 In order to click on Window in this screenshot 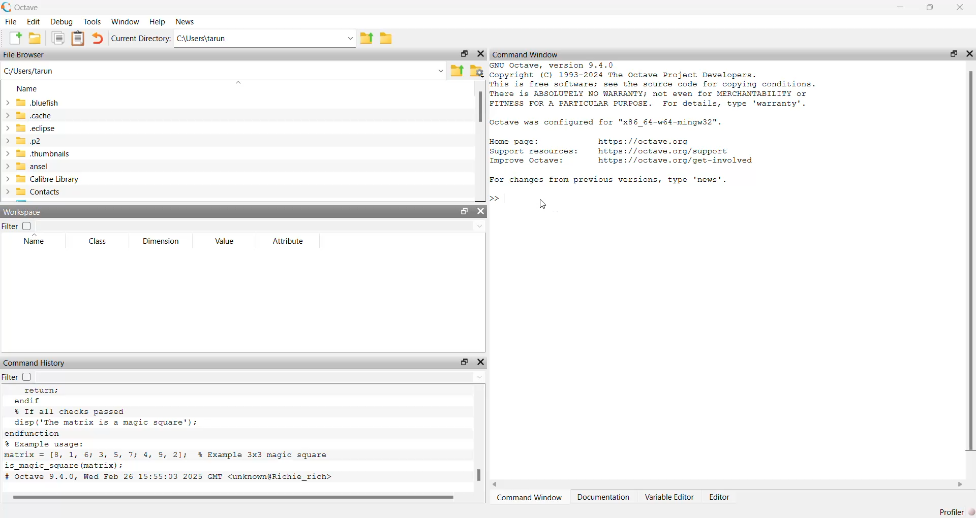, I will do `click(125, 21)`.